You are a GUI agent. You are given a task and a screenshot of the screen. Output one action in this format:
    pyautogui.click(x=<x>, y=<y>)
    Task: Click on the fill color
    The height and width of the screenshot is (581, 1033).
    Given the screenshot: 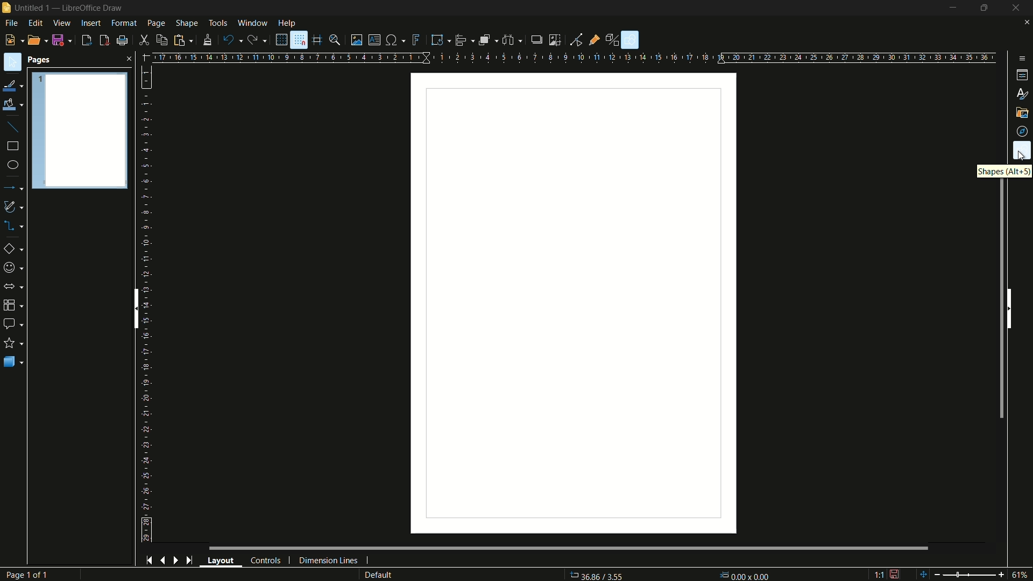 What is the action you would take?
    pyautogui.click(x=12, y=105)
    